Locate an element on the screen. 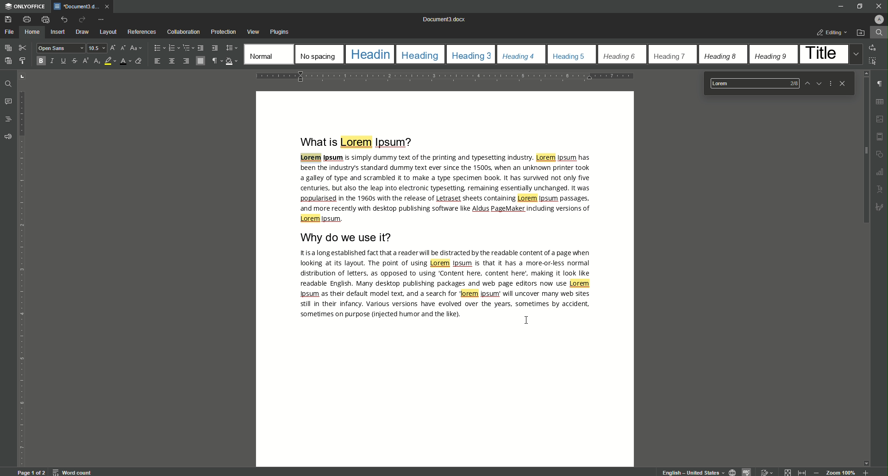  References is located at coordinates (141, 32).